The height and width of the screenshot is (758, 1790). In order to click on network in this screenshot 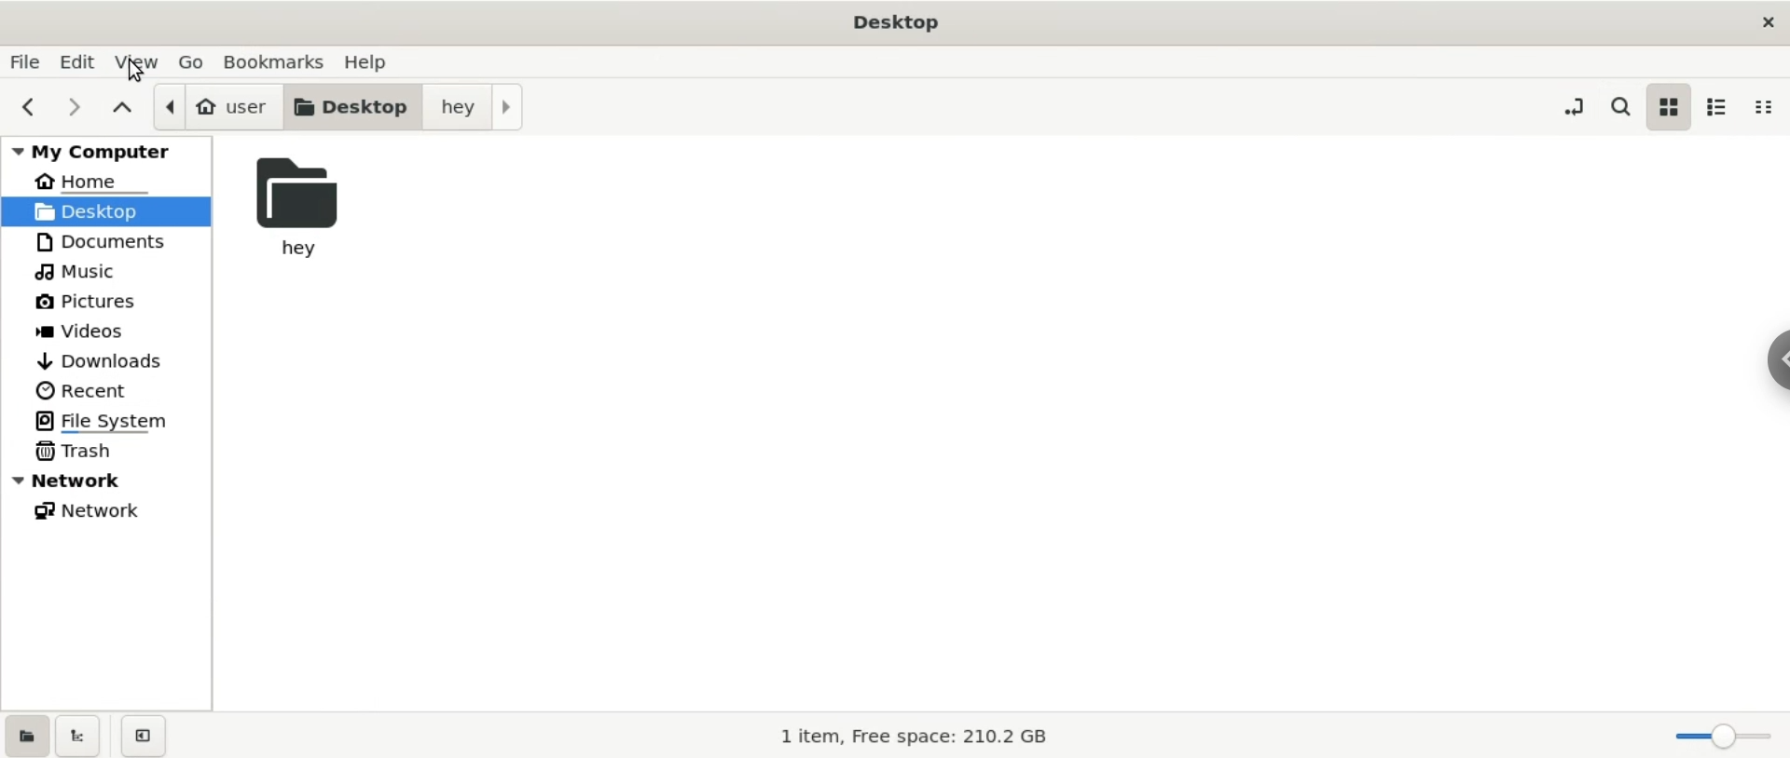, I will do `click(109, 481)`.